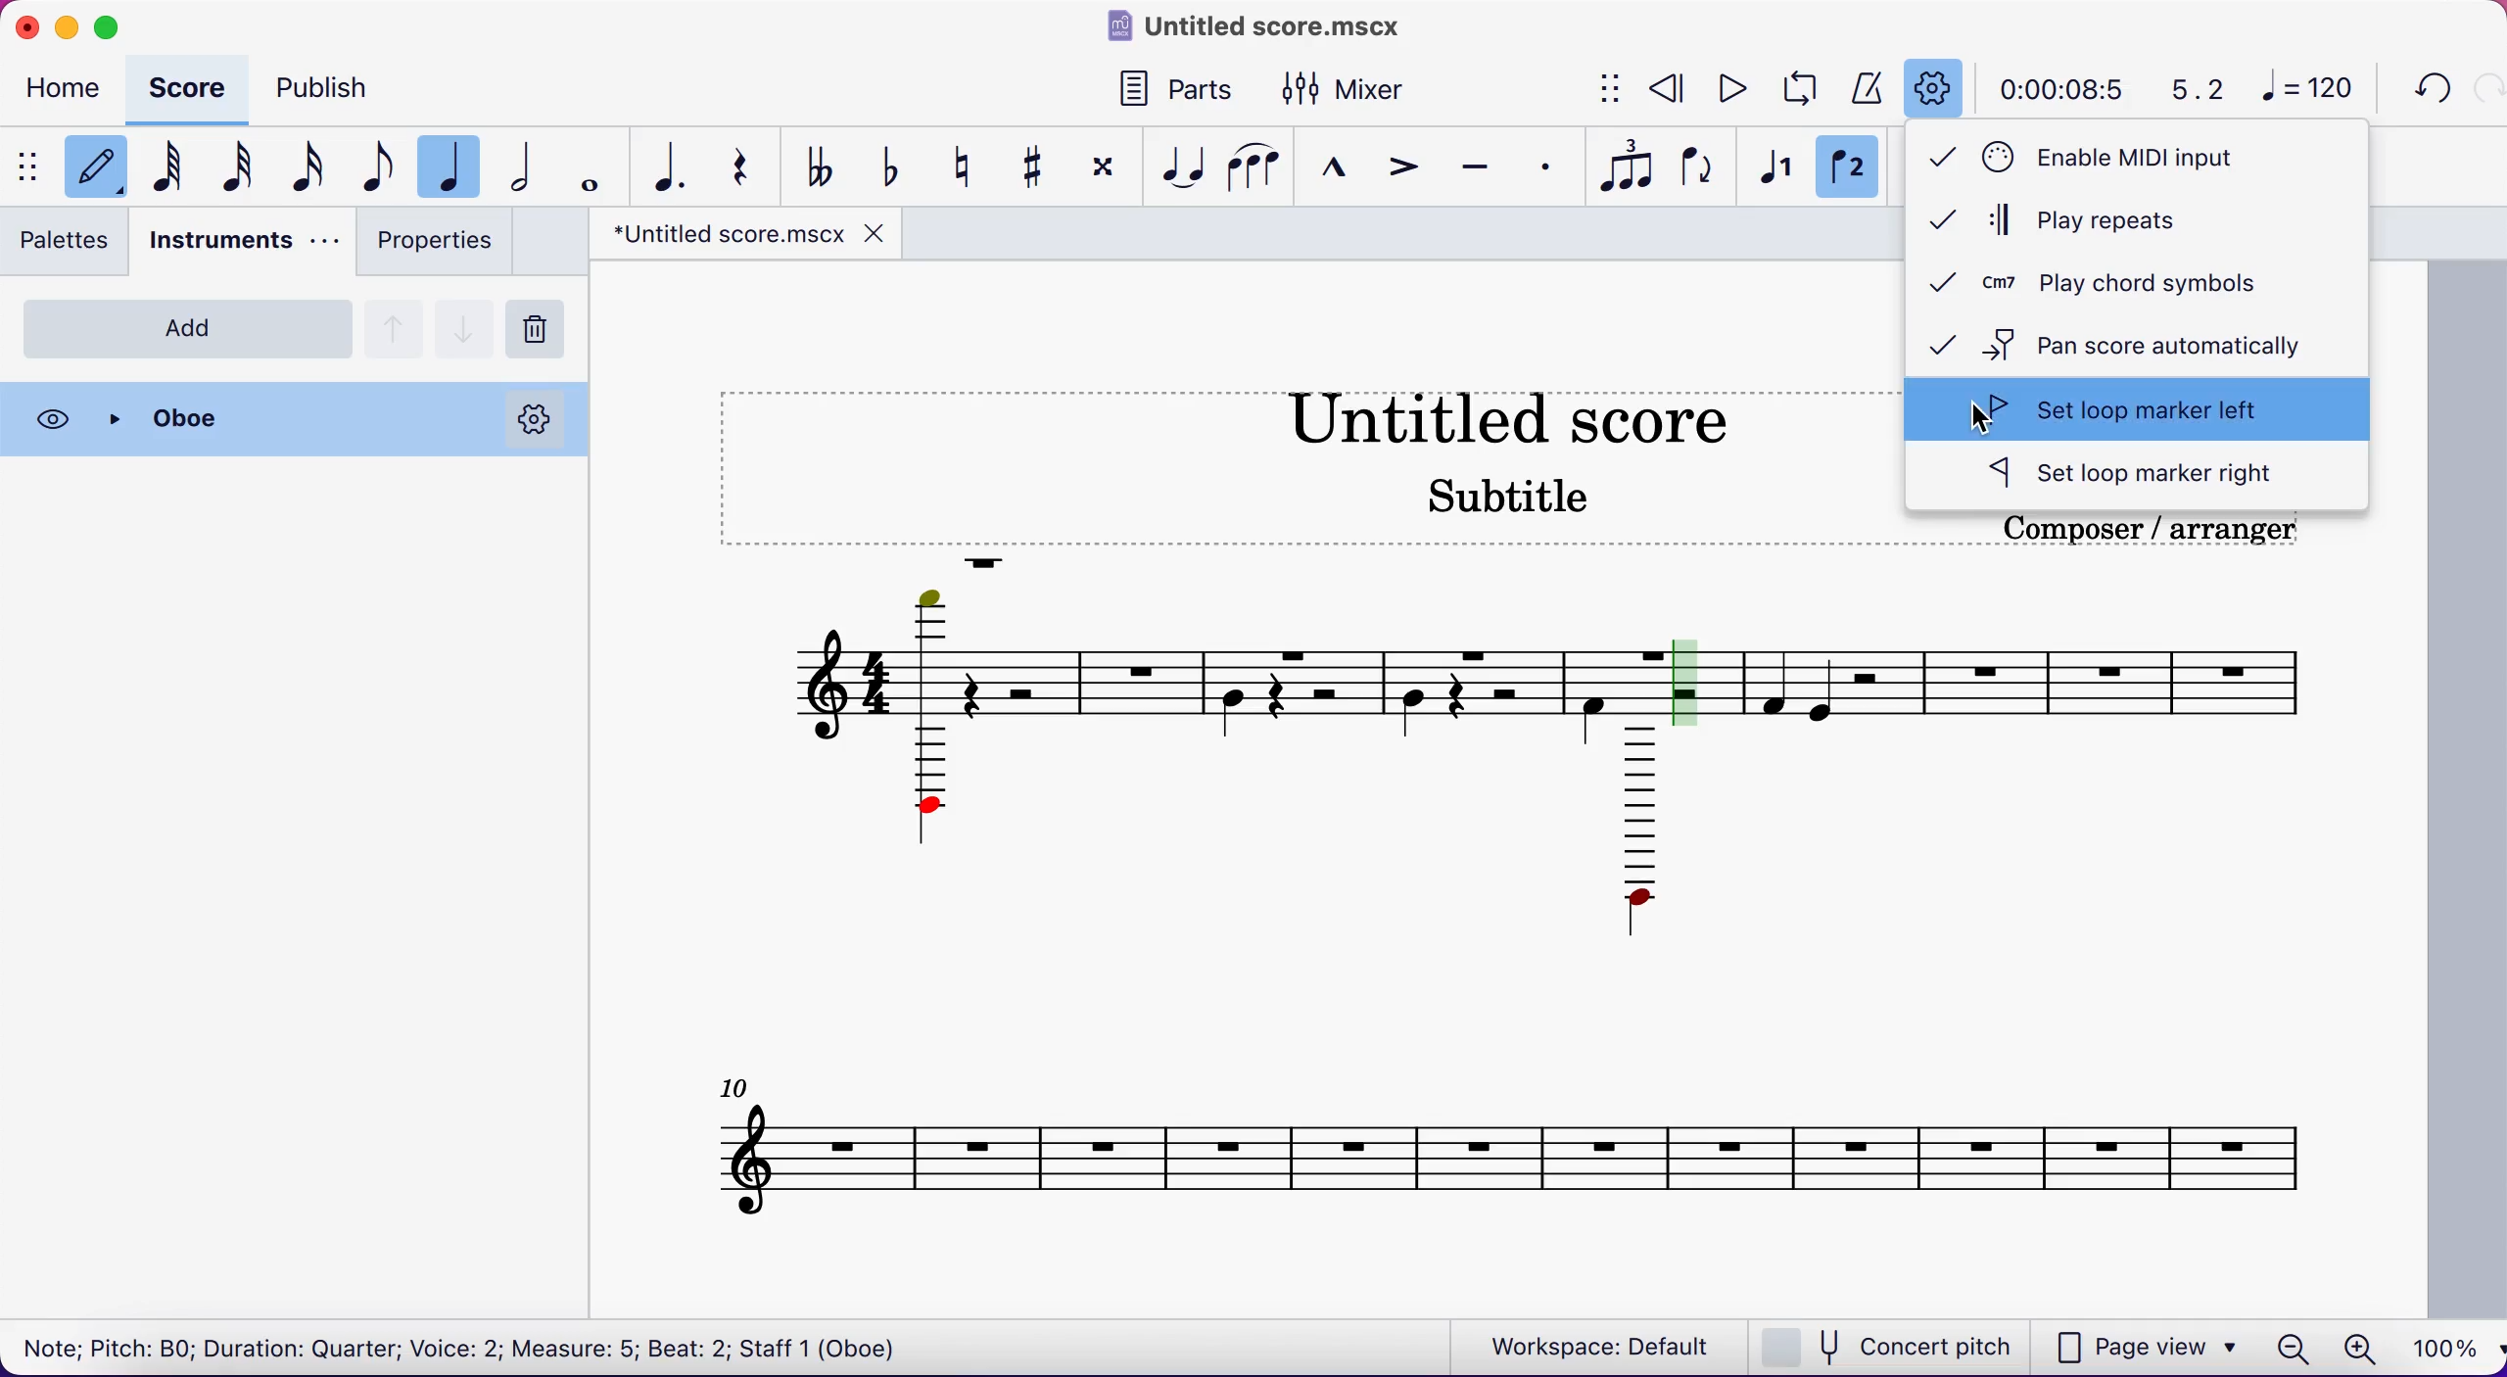  I want to click on zoom out, so click(2293, 1345).